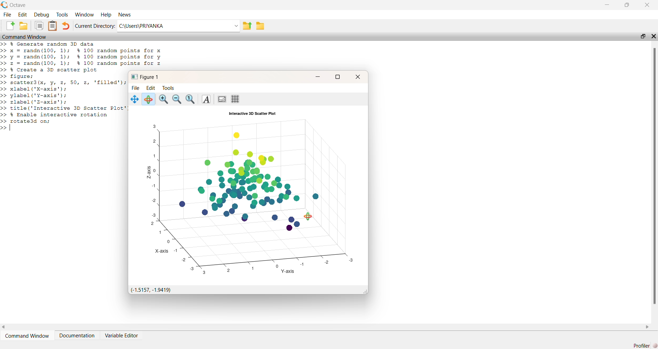 The image size is (658, 349). I want to click on zoom in, so click(163, 100).